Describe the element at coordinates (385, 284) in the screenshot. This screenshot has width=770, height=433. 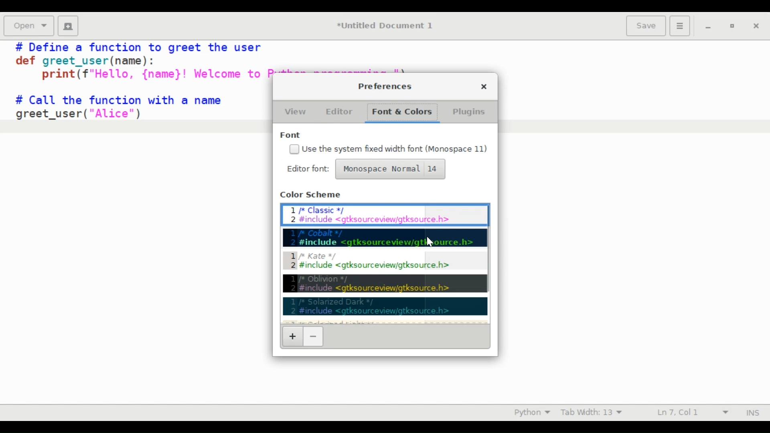
I see `Oblivion` at that location.